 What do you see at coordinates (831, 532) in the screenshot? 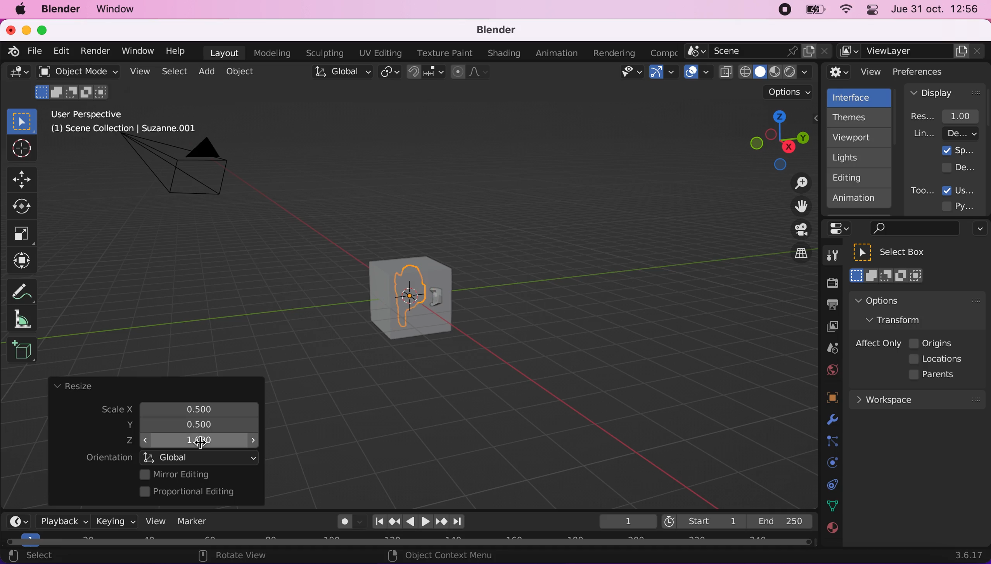
I see `texture` at bounding box center [831, 532].